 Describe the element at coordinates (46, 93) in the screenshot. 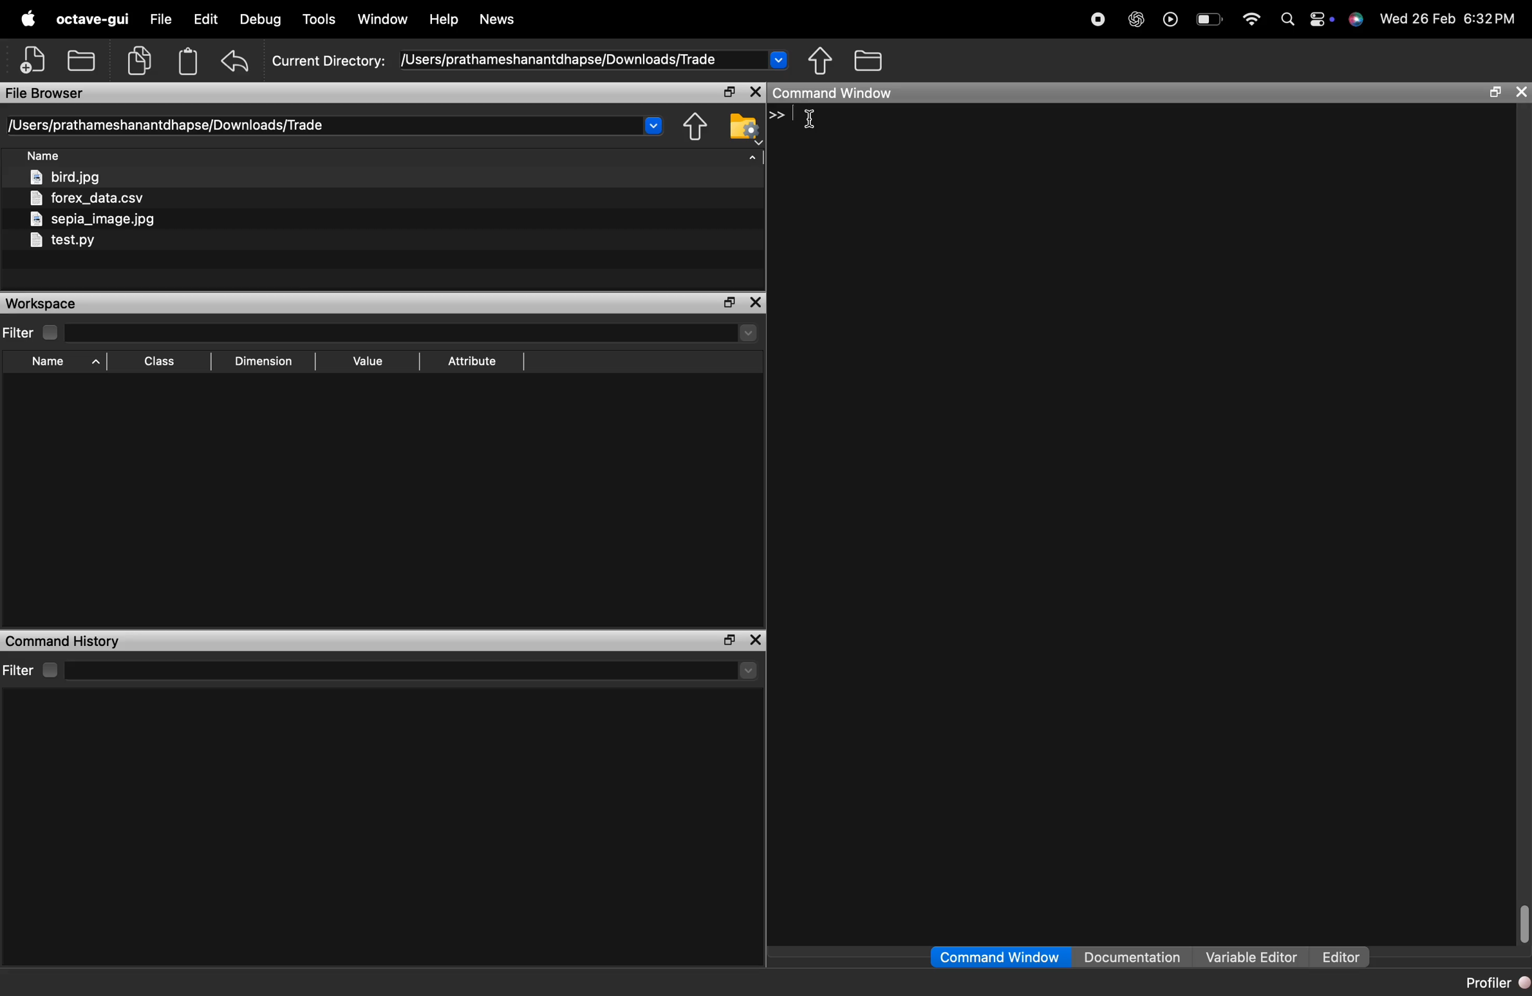

I see `file browser` at that location.